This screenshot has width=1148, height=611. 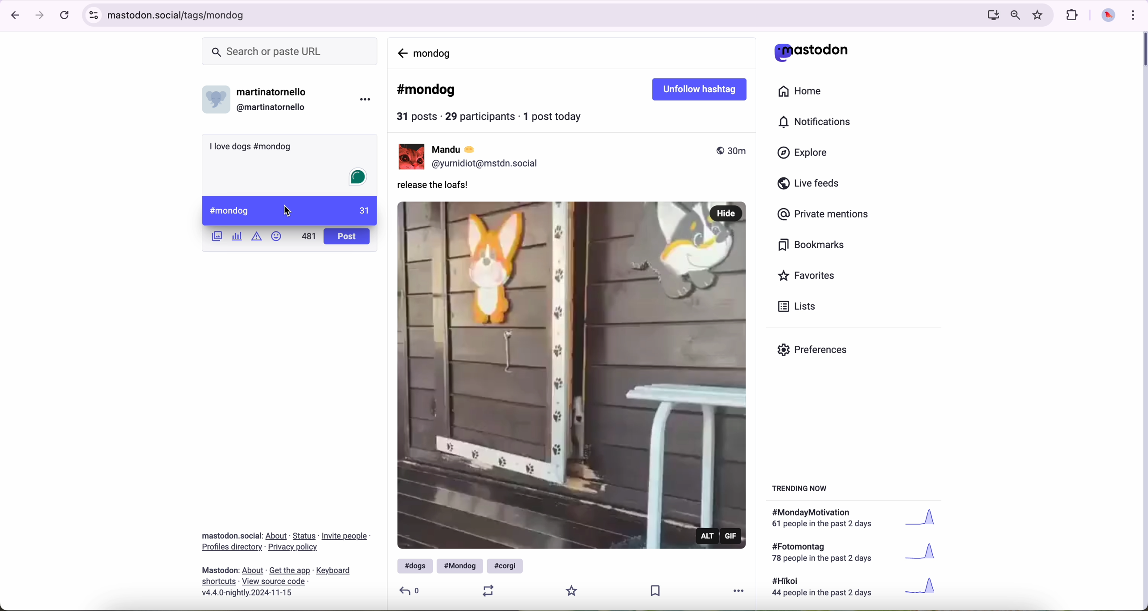 What do you see at coordinates (247, 593) in the screenshot?
I see `version` at bounding box center [247, 593].